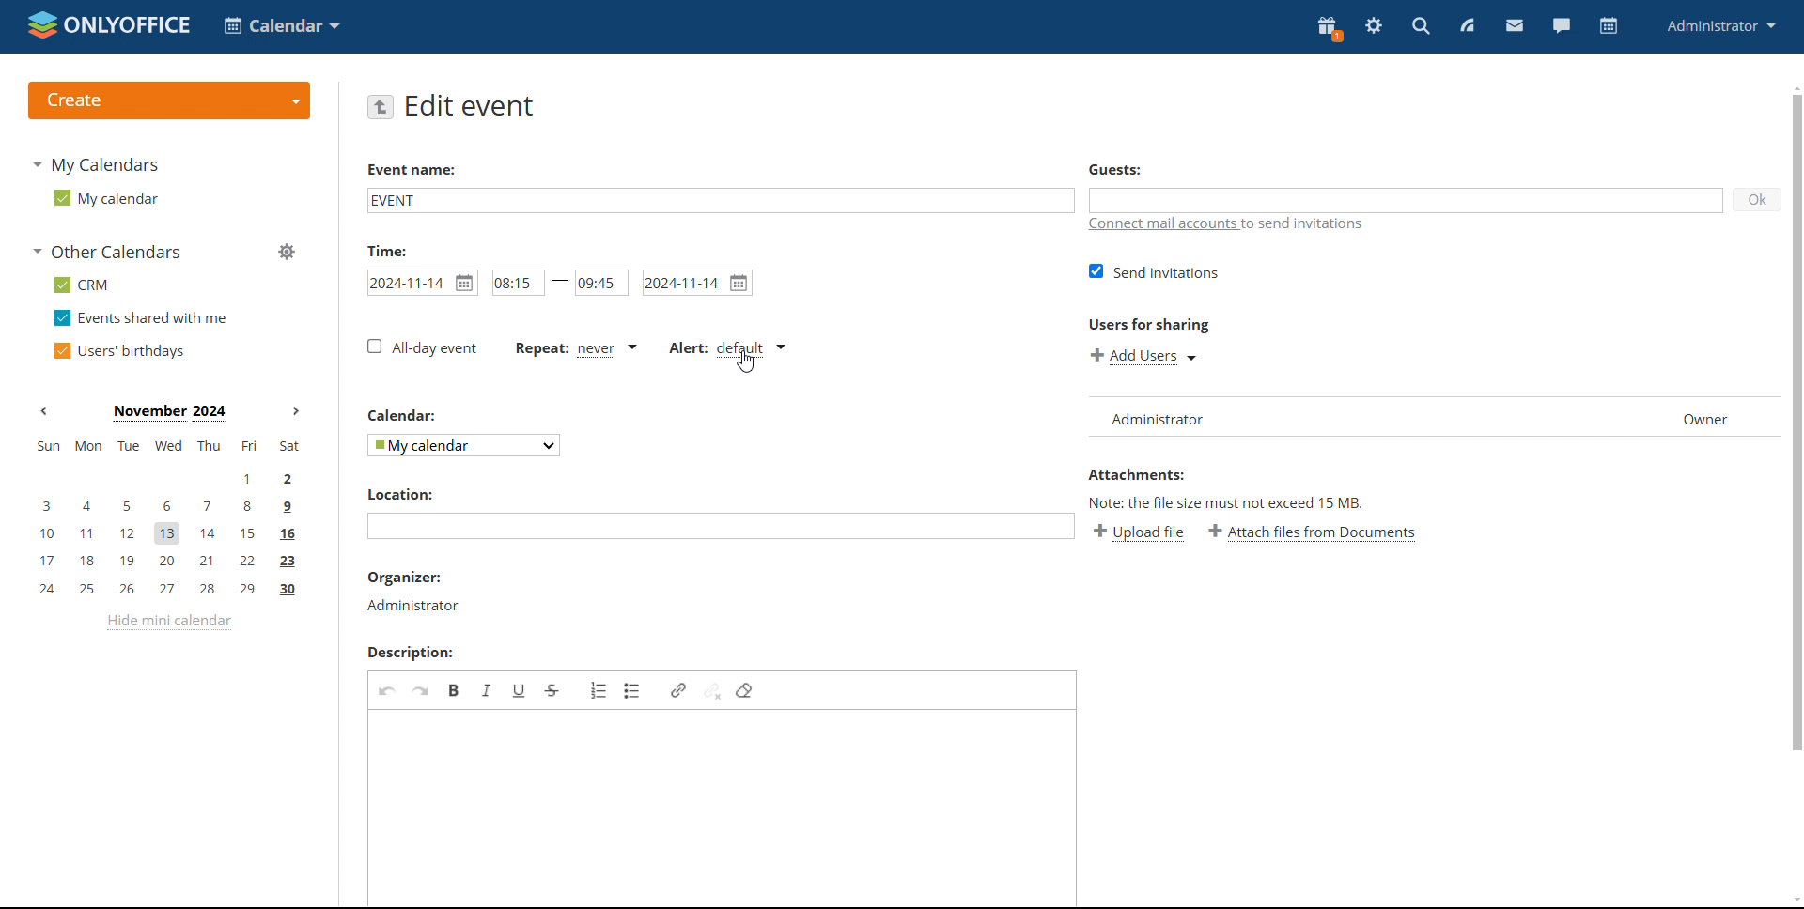  Describe the element at coordinates (99, 165) in the screenshot. I see `my calendars` at that location.